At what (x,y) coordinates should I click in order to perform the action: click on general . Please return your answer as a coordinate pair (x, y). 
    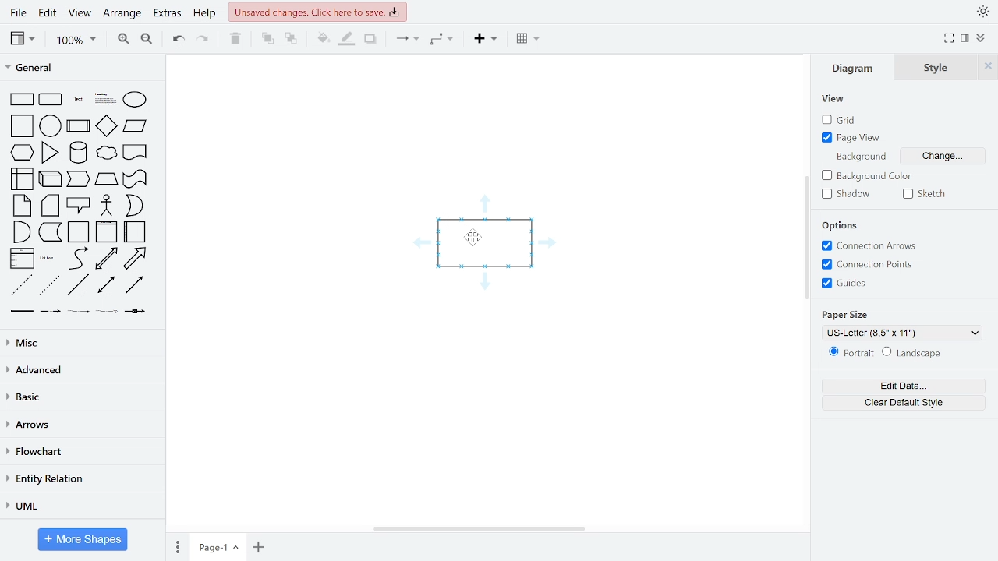
    Looking at the image, I should click on (82, 69).